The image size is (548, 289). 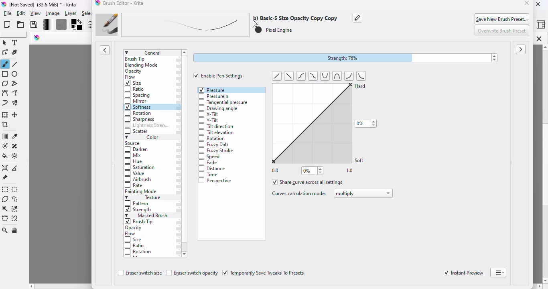 I want to click on temporarily save tweaks to presets, so click(x=264, y=273).